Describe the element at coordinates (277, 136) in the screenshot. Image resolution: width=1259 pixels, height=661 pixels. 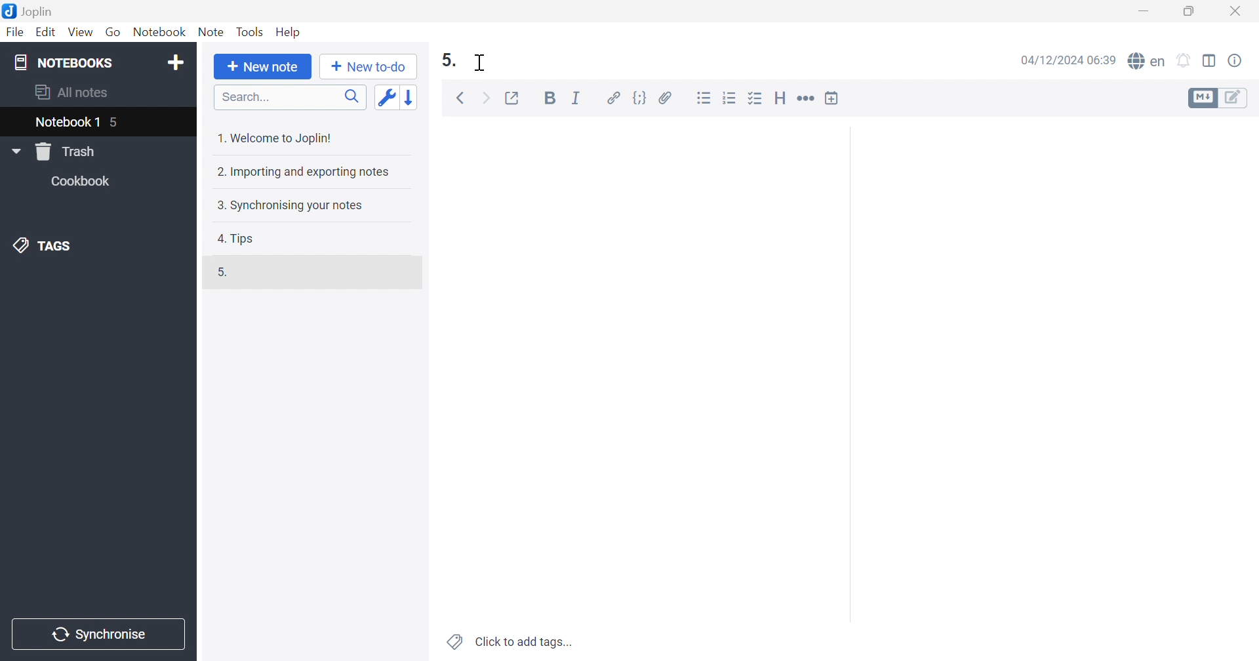
I see `1. Welcome to Joplin!` at that location.